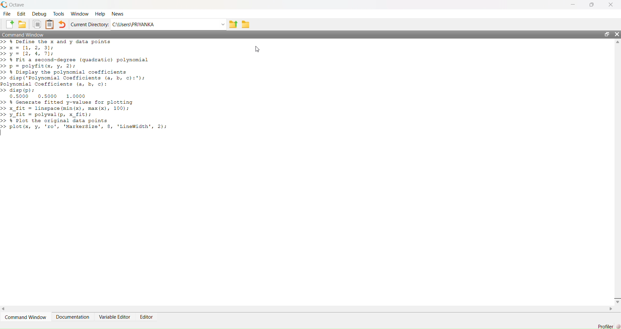 This screenshot has height=329, width=621. I want to click on Maximize, so click(606, 34).